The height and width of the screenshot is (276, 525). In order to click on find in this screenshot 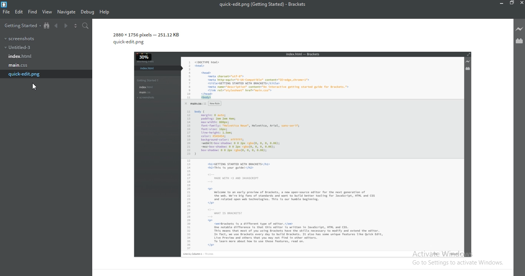, I will do `click(32, 12)`.